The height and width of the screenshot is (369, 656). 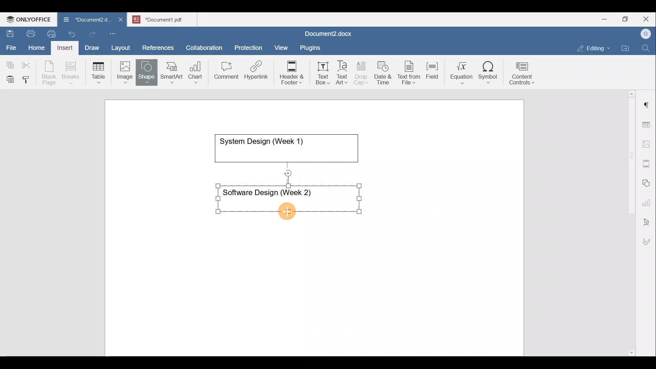 What do you see at coordinates (147, 69) in the screenshot?
I see `Shape` at bounding box center [147, 69].